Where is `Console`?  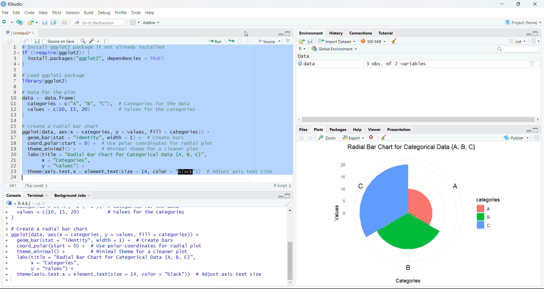 Console is located at coordinates (13, 196).